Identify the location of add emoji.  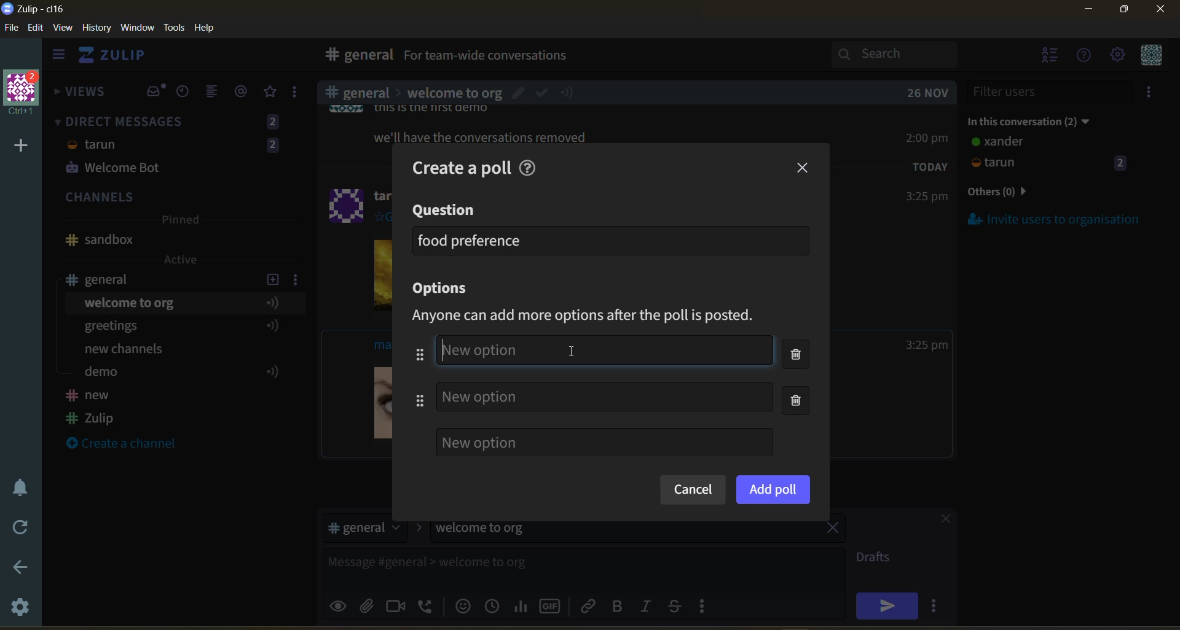
(462, 605).